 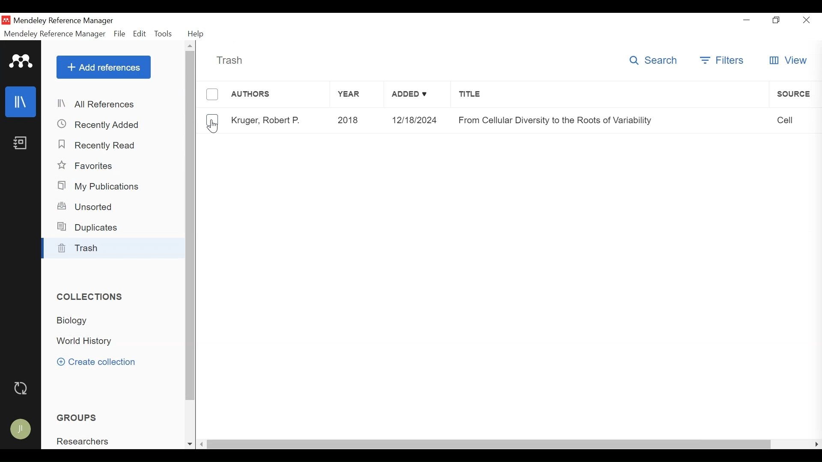 What do you see at coordinates (796, 120) in the screenshot?
I see `Cell` at bounding box center [796, 120].